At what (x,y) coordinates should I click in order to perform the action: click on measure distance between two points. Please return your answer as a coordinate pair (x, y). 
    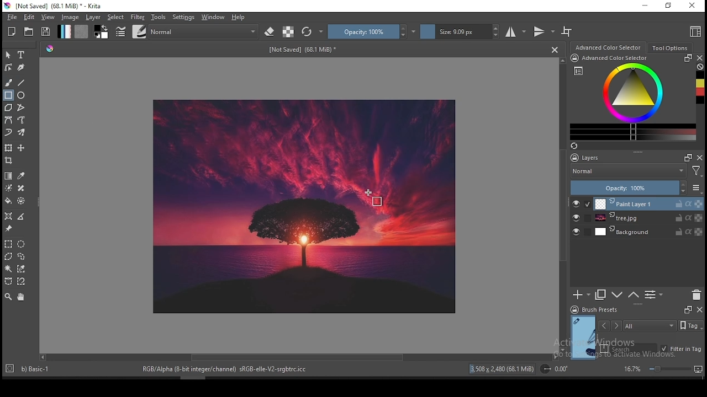
    Looking at the image, I should click on (22, 217).